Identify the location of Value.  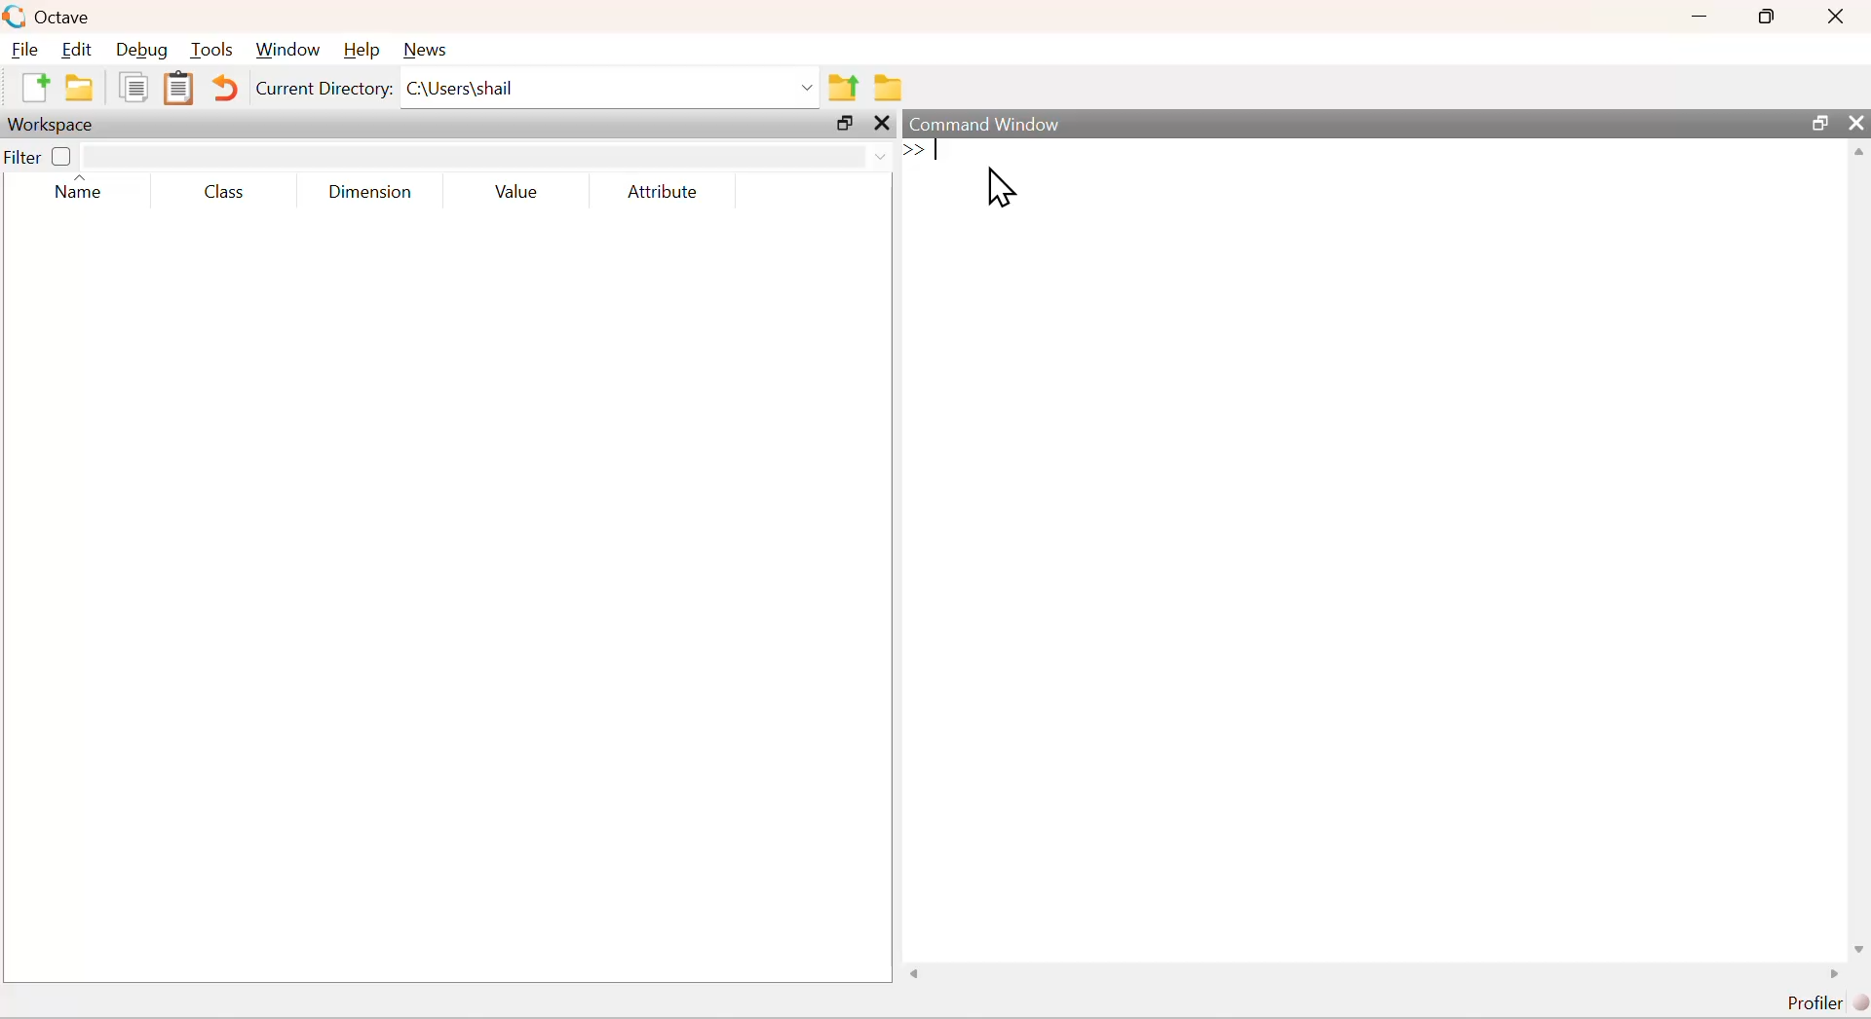
(519, 189).